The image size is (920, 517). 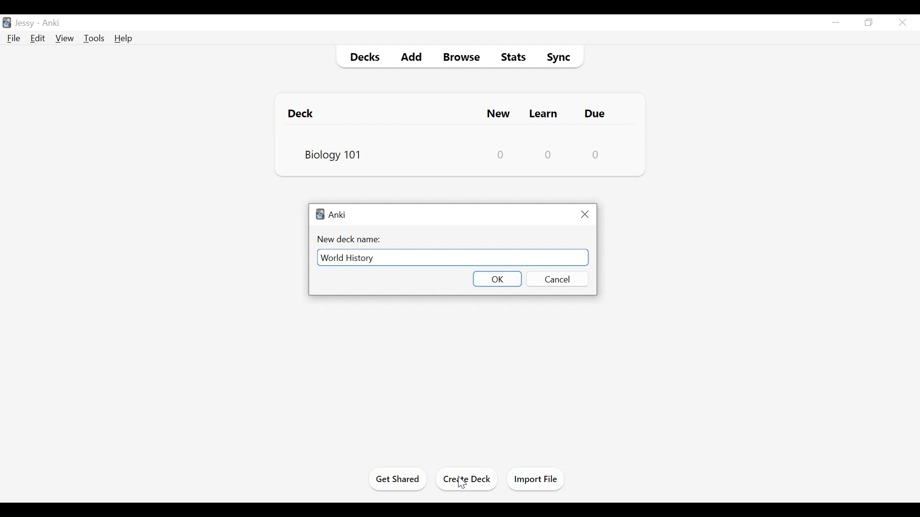 I want to click on Cancel, so click(x=556, y=279).